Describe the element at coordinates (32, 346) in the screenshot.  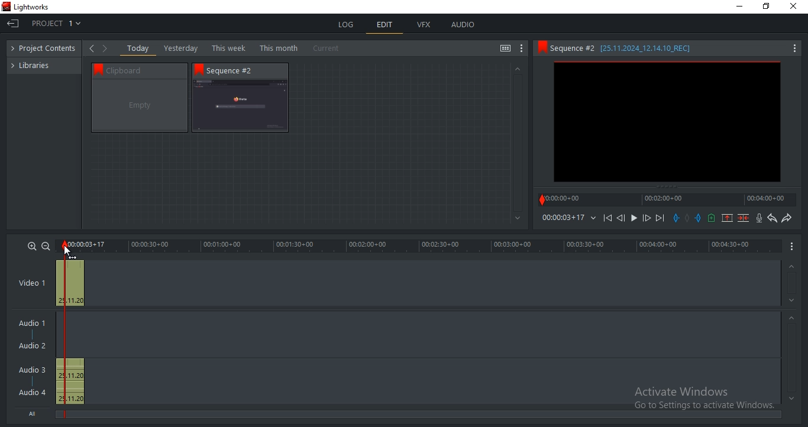
I see `Audio 2` at that location.